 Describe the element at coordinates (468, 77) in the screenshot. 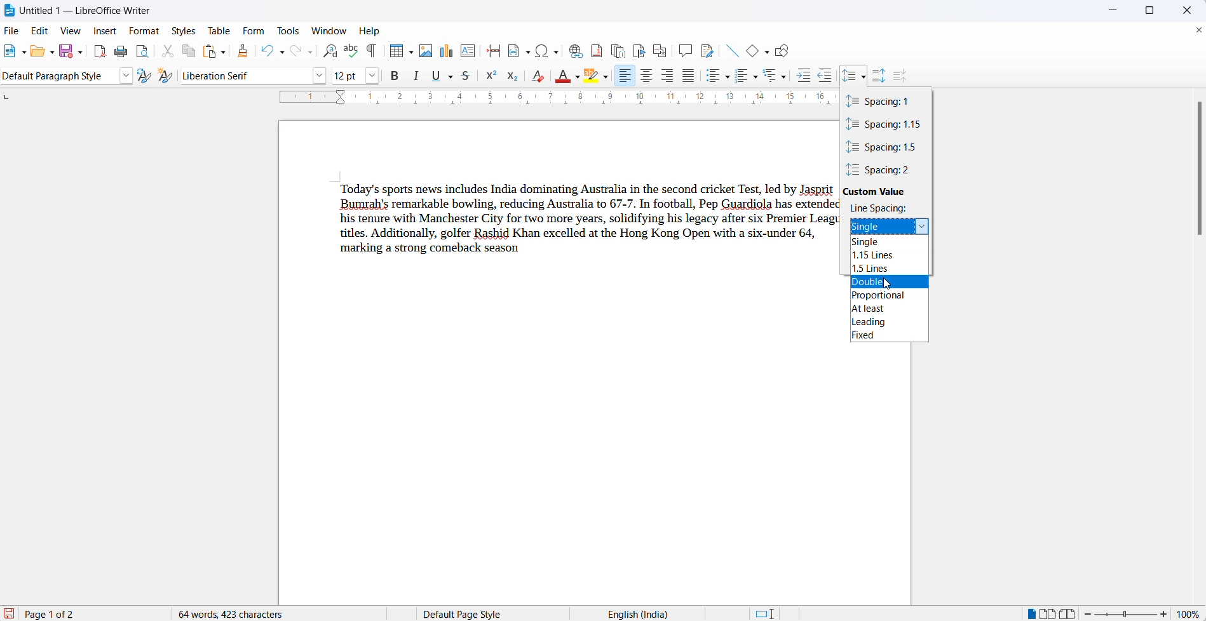

I see `strike through` at that location.